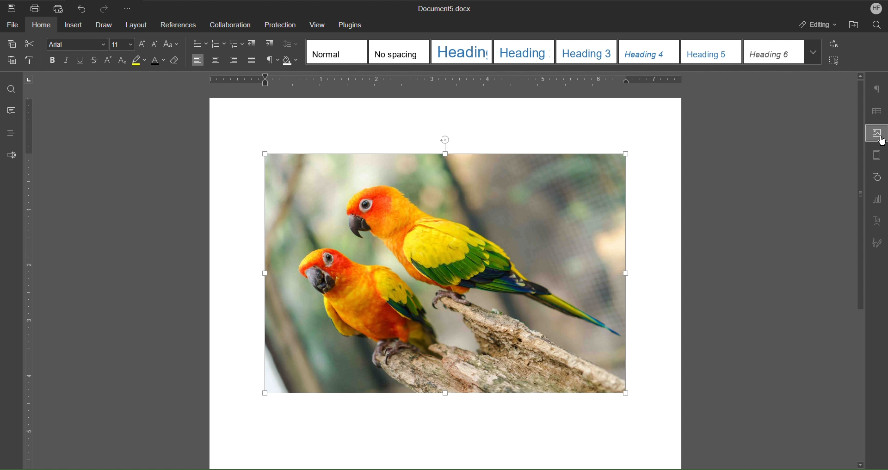 This screenshot has width=888, height=470. I want to click on Replace, so click(837, 44).